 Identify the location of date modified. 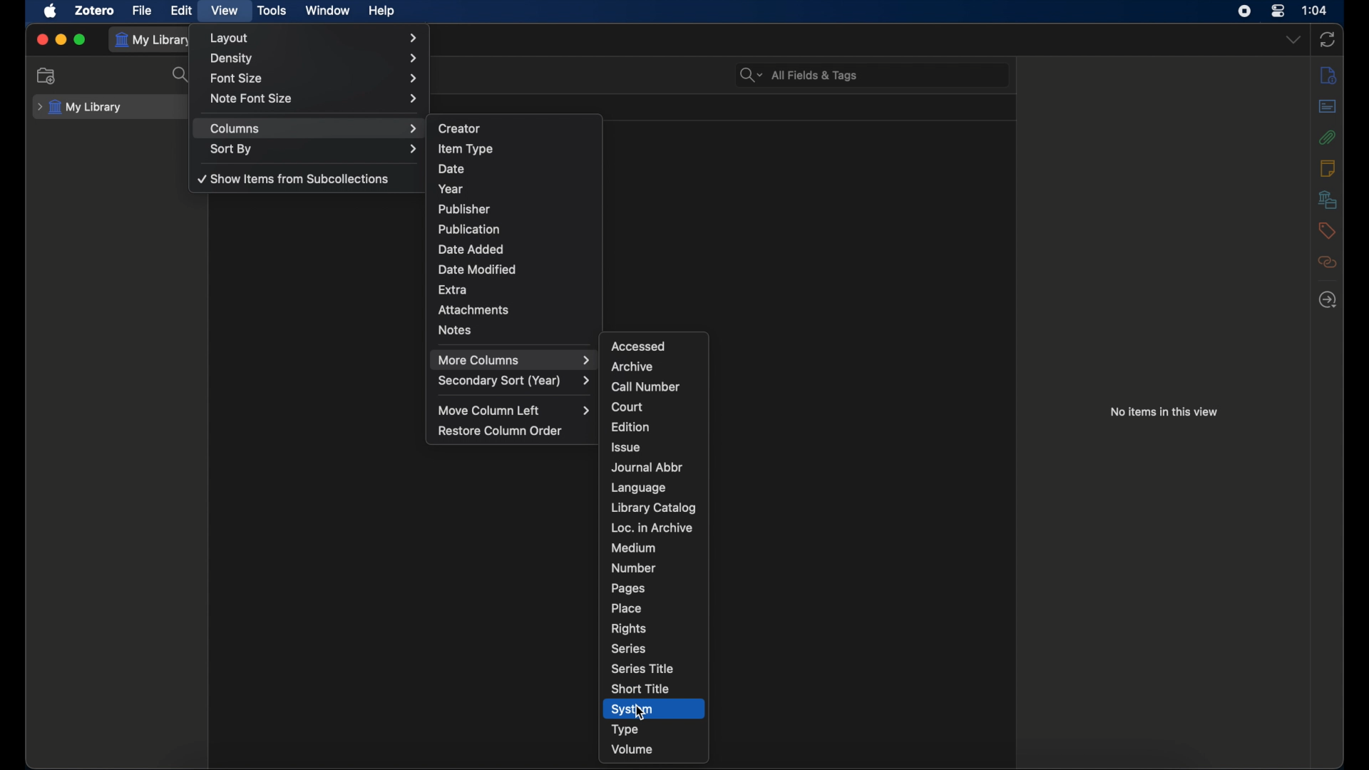
(478, 269).